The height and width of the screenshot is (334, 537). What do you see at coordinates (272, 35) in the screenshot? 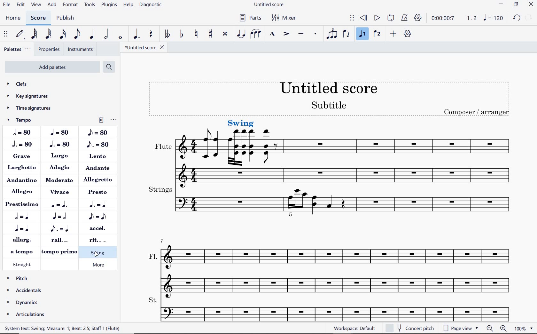
I see `MARCATO` at bounding box center [272, 35].